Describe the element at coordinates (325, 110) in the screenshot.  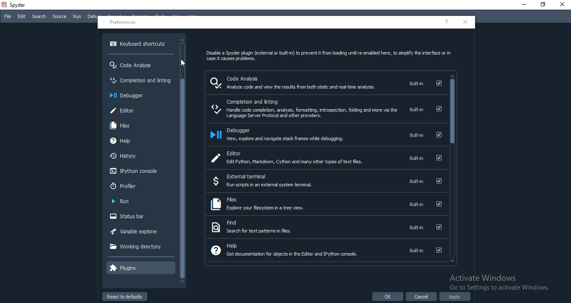
I see `completion and linting` at that location.